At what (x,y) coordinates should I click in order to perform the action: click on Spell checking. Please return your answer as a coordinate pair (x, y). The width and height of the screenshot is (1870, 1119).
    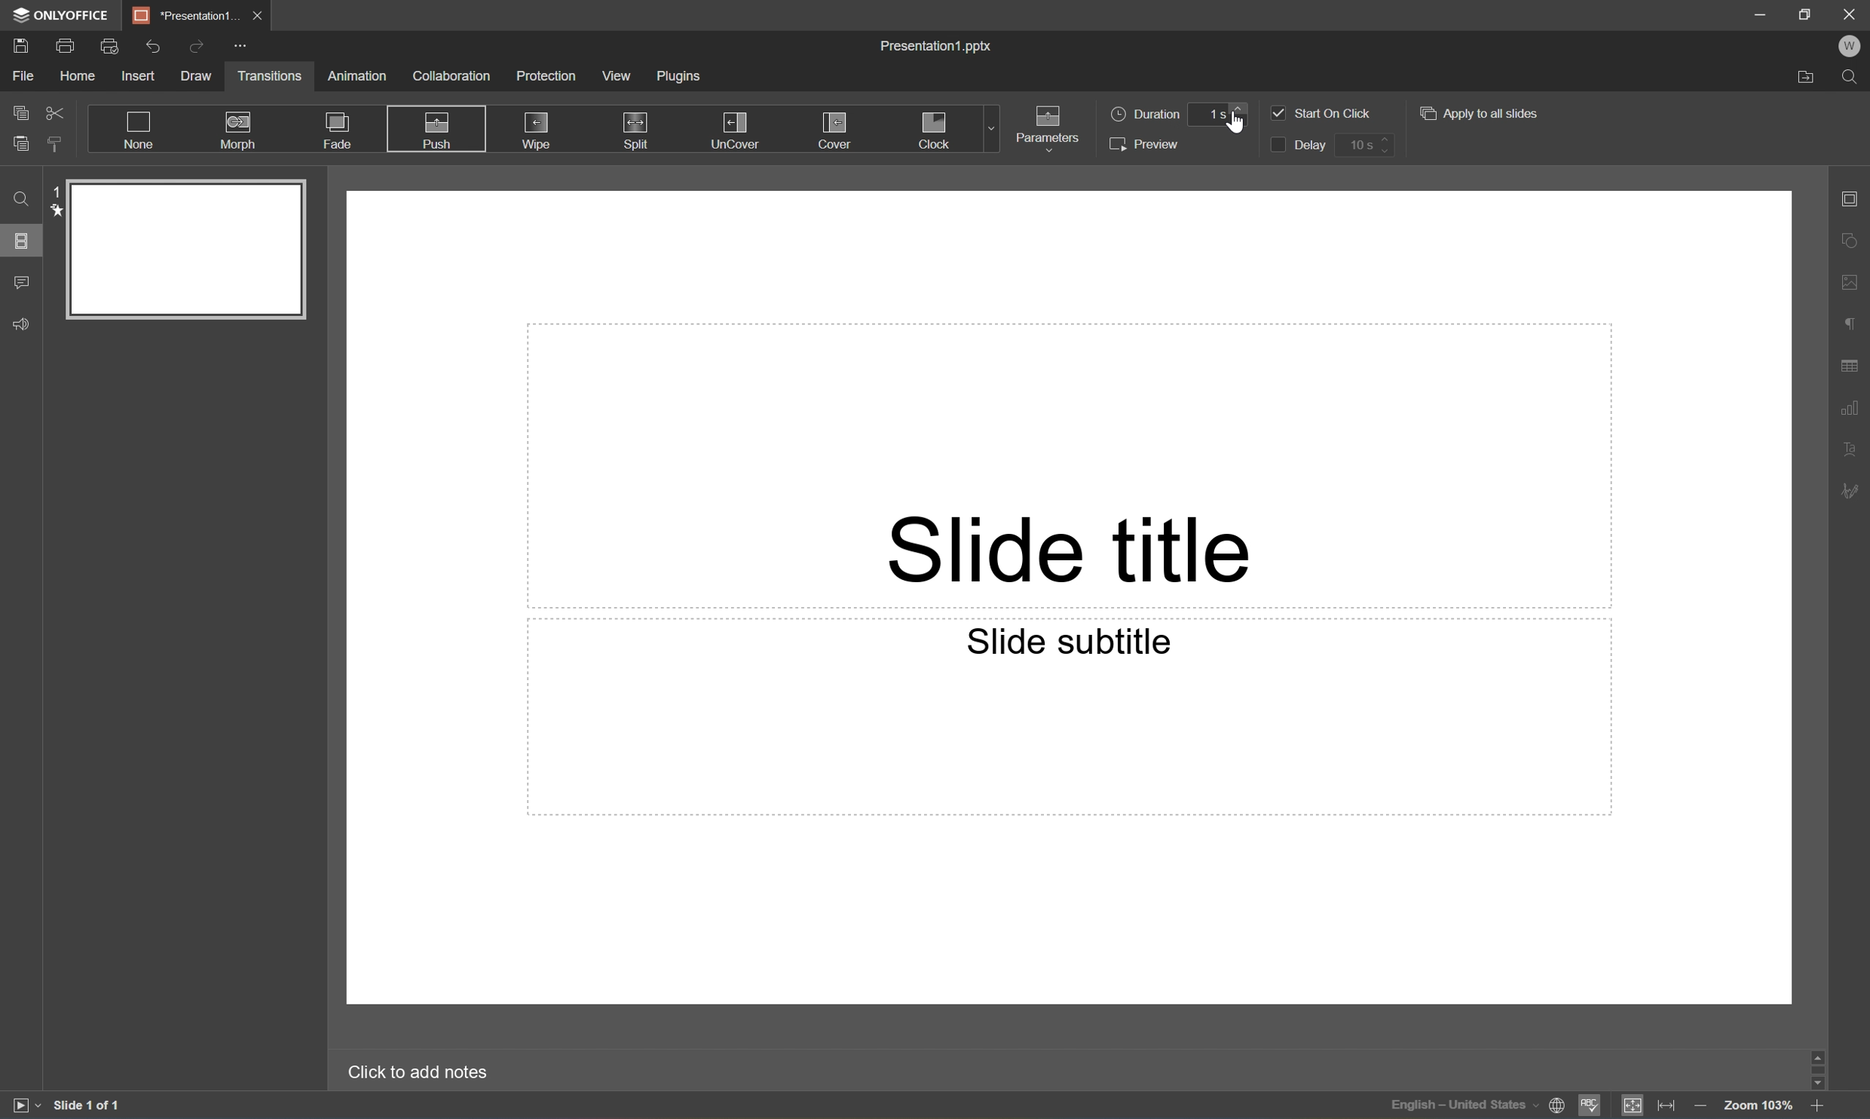
    Looking at the image, I should click on (1590, 1105).